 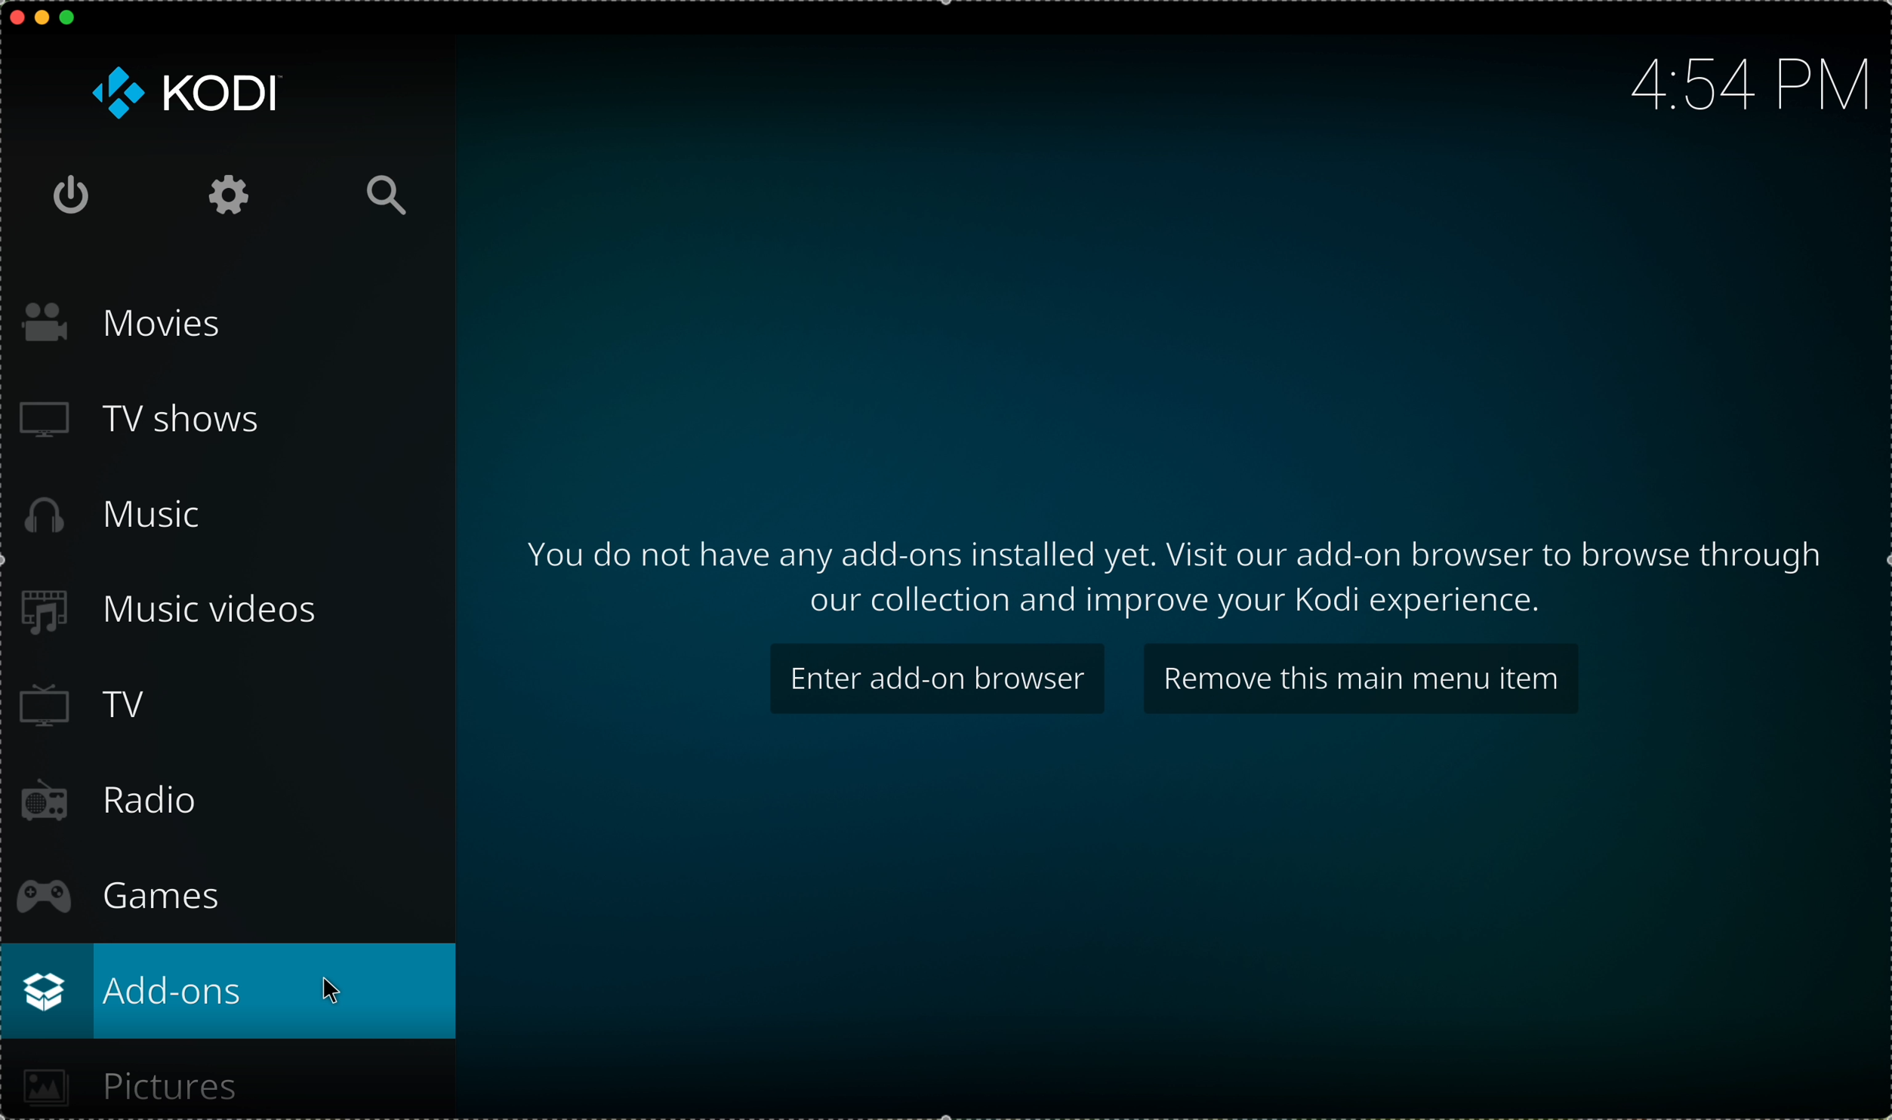 What do you see at coordinates (343, 993) in the screenshot?
I see `cursor` at bounding box center [343, 993].